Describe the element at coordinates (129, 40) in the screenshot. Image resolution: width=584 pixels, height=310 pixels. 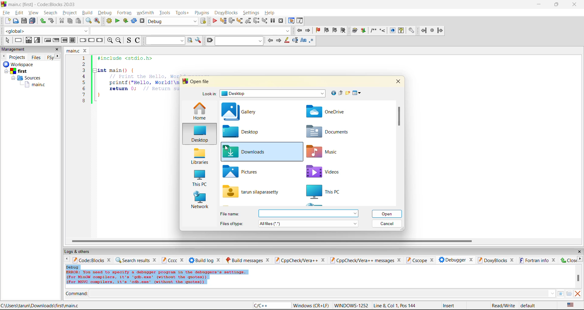
I see `toggle source` at that location.